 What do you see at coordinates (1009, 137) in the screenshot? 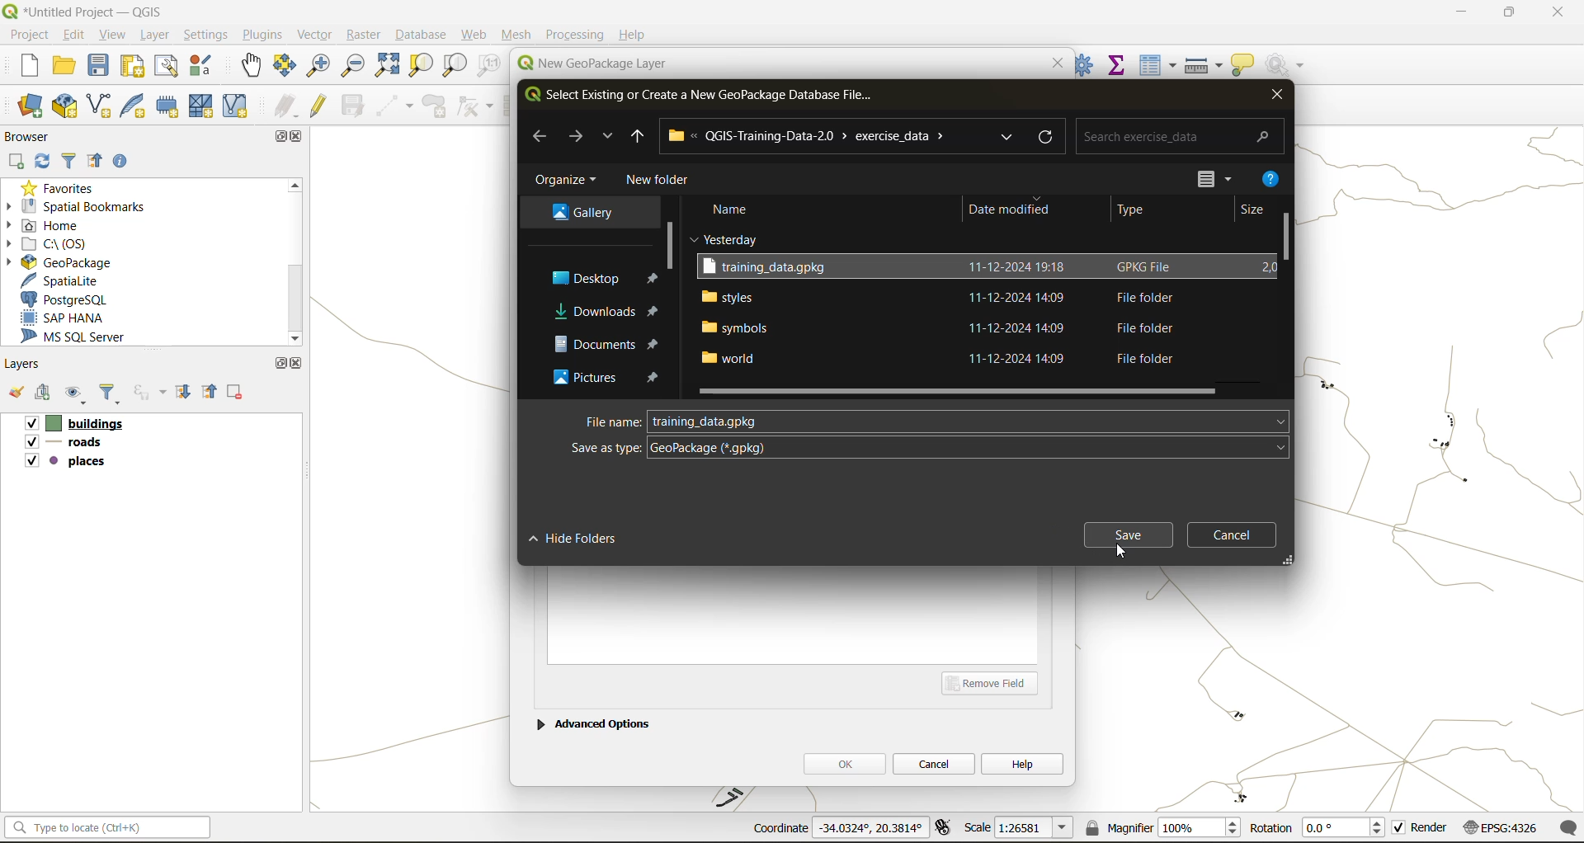
I see `explore` at bounding box center [1009, 137].